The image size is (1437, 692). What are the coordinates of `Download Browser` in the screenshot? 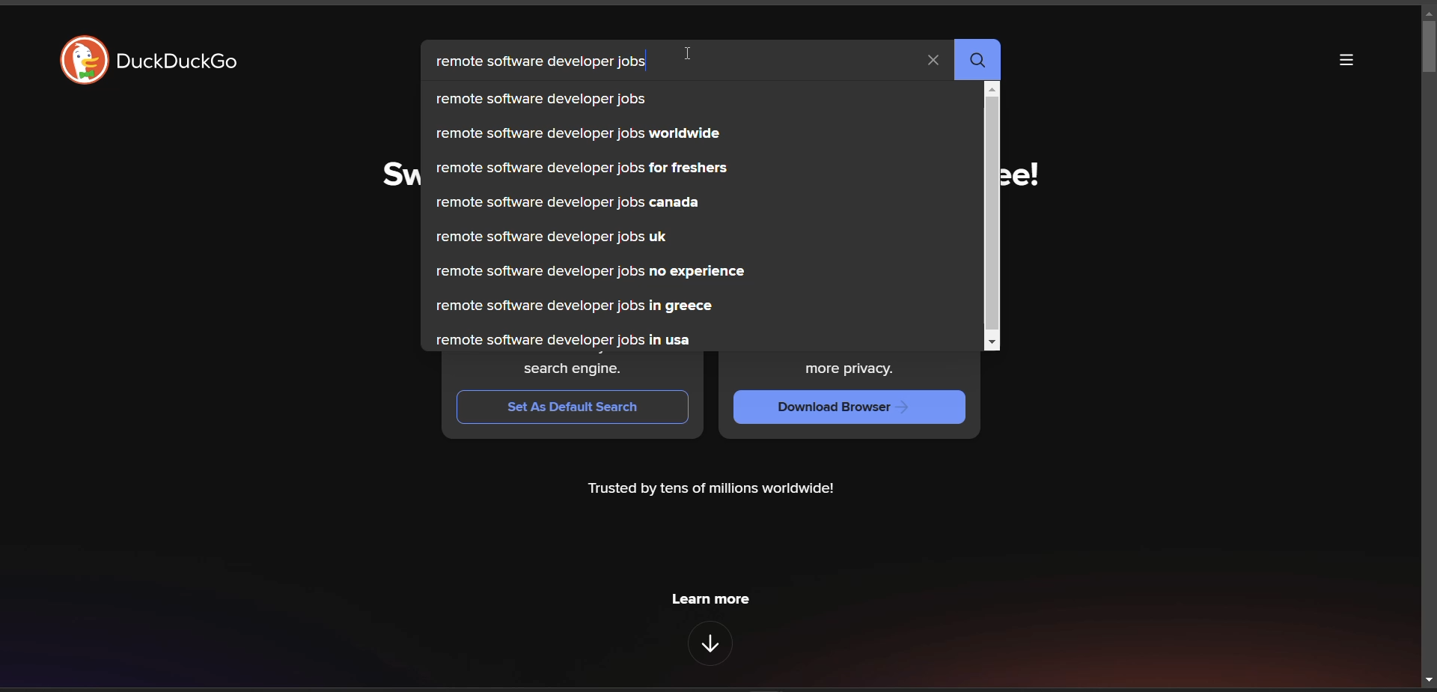 It's located at (846, 408).